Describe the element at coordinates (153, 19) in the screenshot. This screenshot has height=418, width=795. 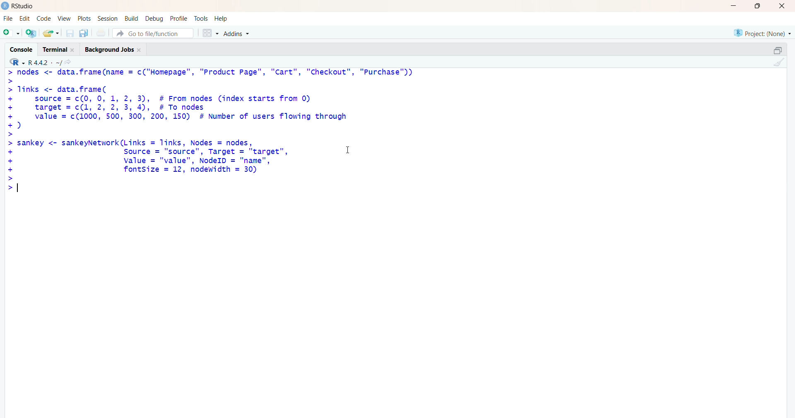
I see `debug` at that location.